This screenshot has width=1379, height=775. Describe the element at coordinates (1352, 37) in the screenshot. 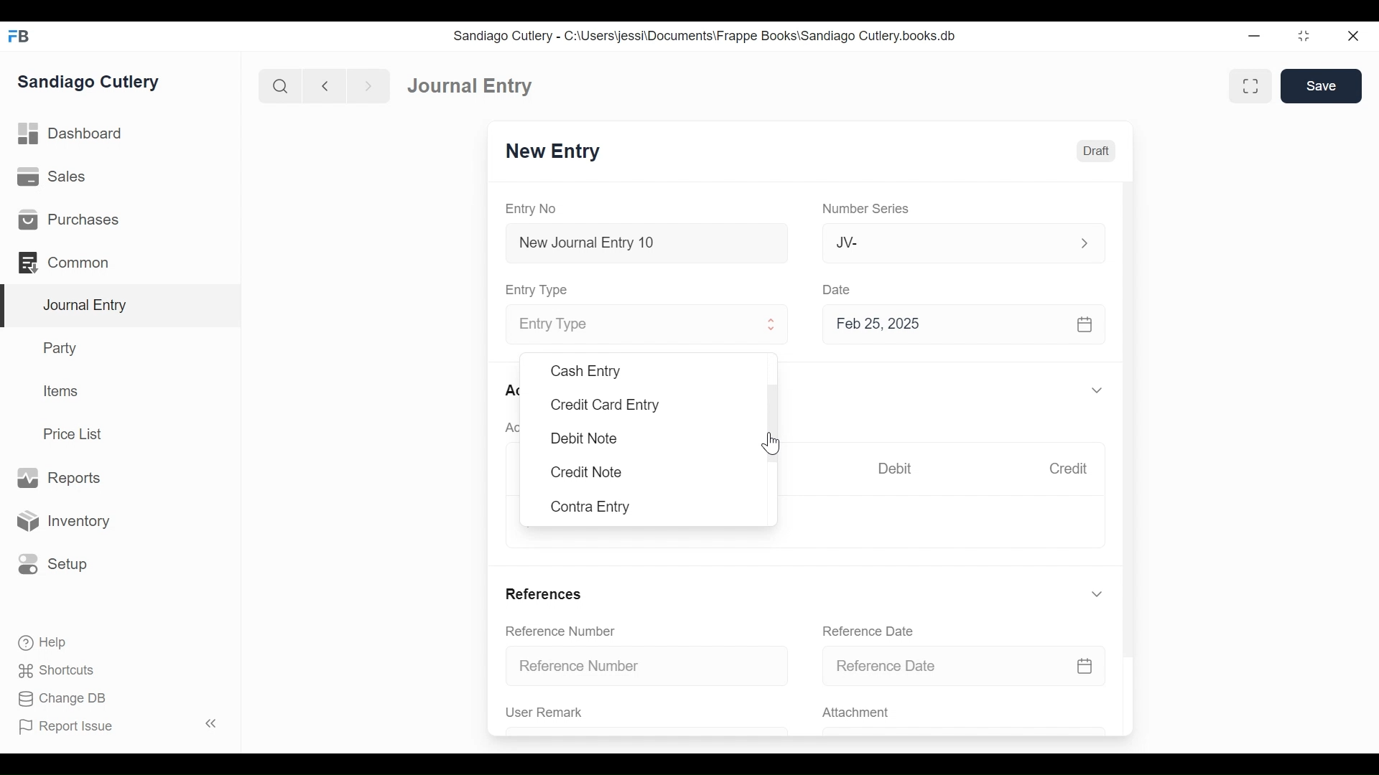

I see `Close` at that location.